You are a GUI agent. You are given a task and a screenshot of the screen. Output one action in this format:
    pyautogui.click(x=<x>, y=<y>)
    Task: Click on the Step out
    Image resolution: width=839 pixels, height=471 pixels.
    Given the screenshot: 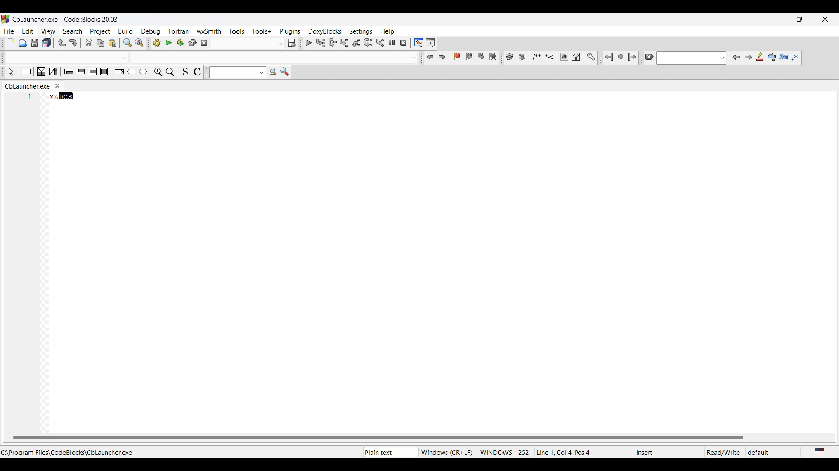 What is the action you would take?
    pyautogui.click(x=357, y=43)
    